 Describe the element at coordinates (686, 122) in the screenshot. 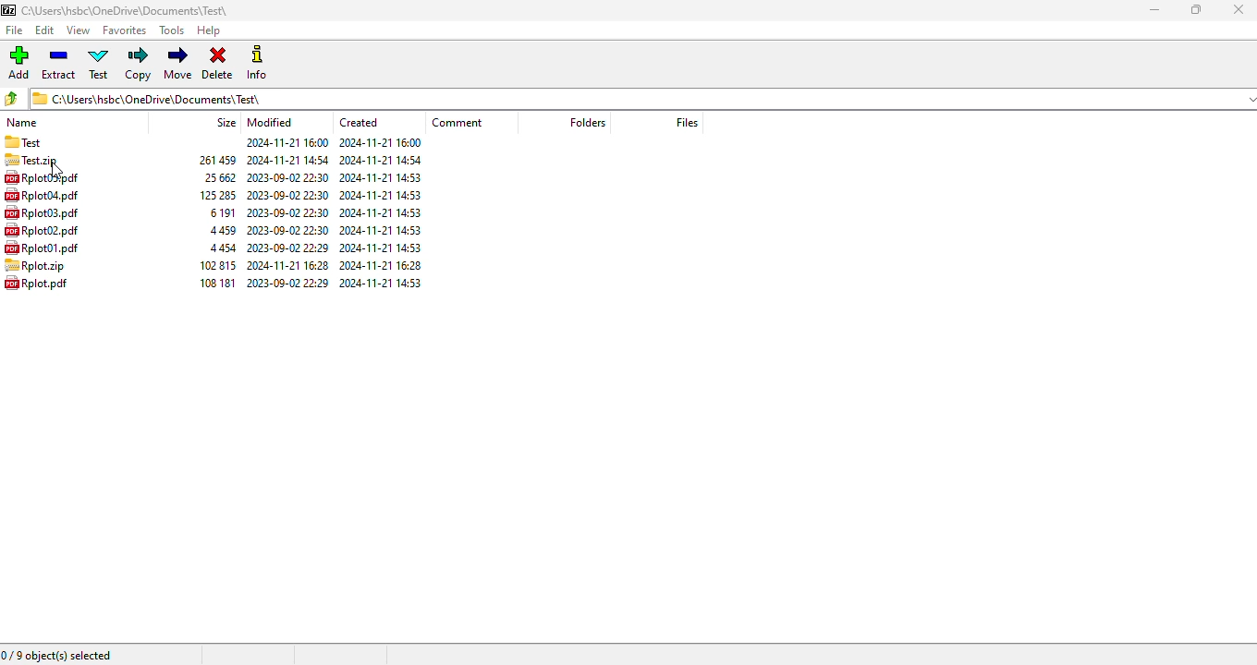

I see `files` at that location.